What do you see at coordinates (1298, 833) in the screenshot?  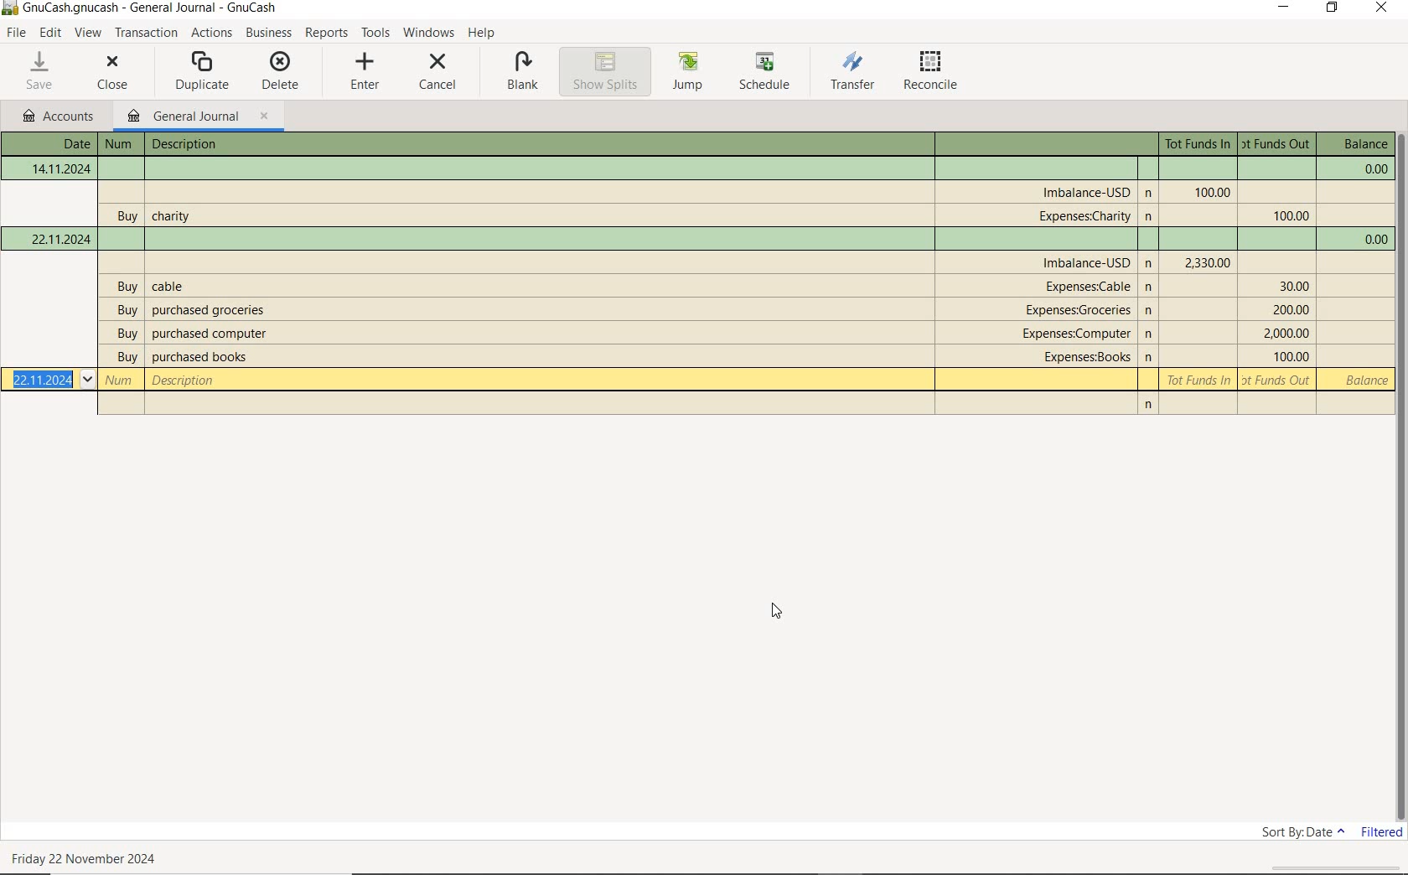 I see `SORT BY: STANDARD ORDER` at bounding box center [1298, 833].